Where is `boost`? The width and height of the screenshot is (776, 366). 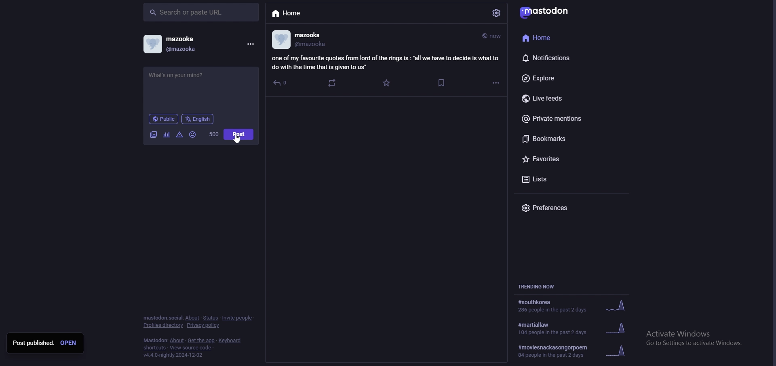
boost is located at coordinates (335, 82).